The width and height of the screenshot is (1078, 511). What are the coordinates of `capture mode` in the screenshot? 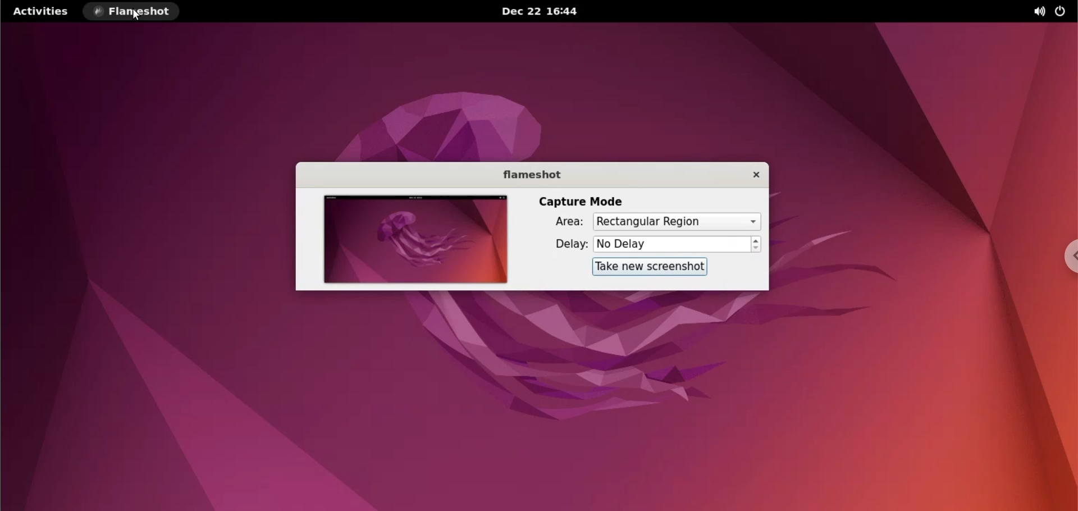 It's located at (587, 202).